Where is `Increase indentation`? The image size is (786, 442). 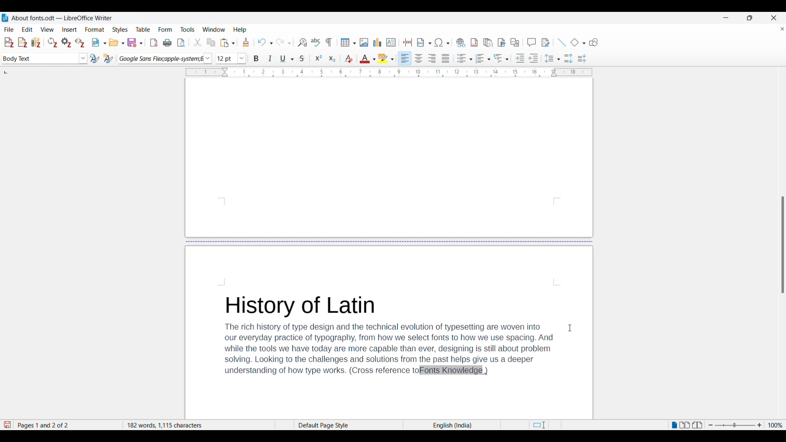
Increase indentation is located at coordinates (520, 58).